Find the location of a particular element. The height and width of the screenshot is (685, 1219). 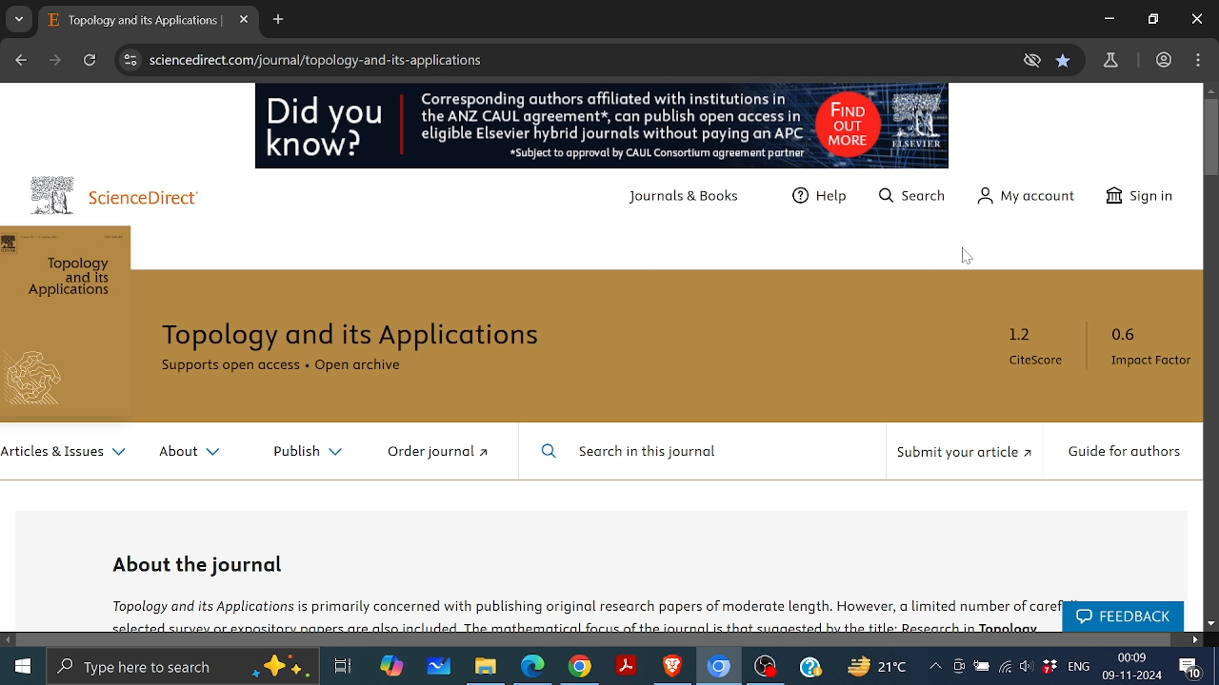

feedback is located at coordinates (1121, 617).